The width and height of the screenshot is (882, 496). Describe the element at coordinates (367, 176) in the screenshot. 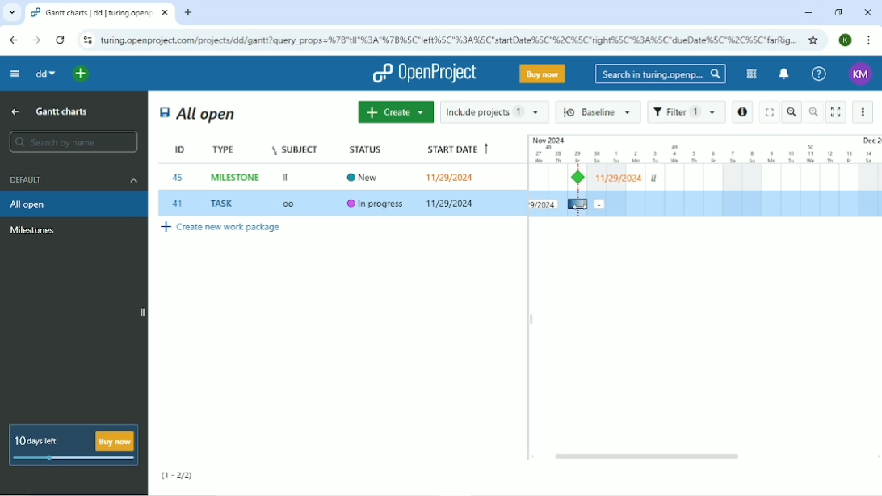

I see `New` at that location.